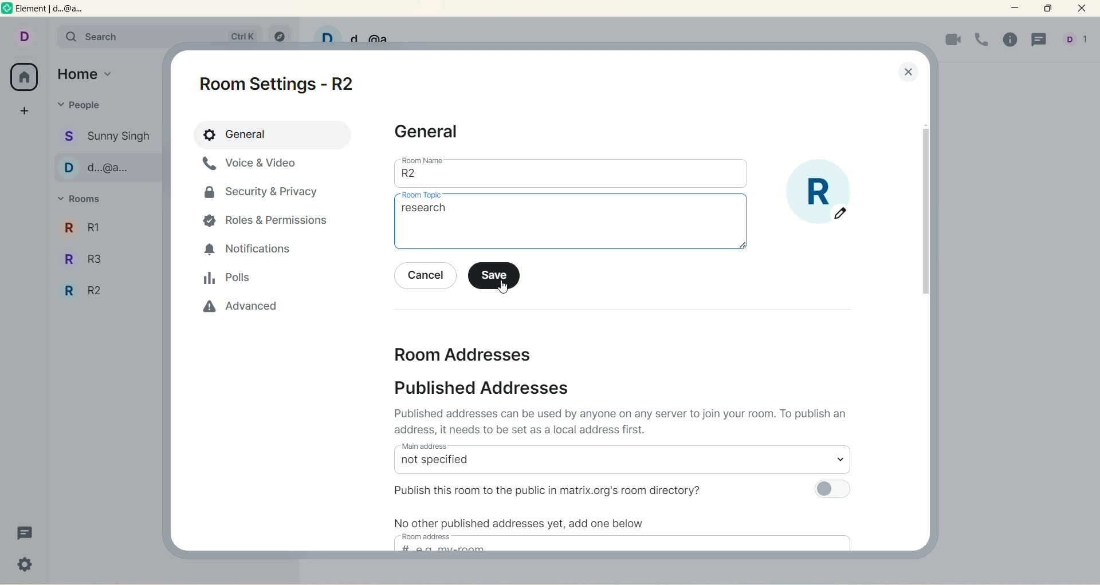  I want to click on save, so click(494, 276).